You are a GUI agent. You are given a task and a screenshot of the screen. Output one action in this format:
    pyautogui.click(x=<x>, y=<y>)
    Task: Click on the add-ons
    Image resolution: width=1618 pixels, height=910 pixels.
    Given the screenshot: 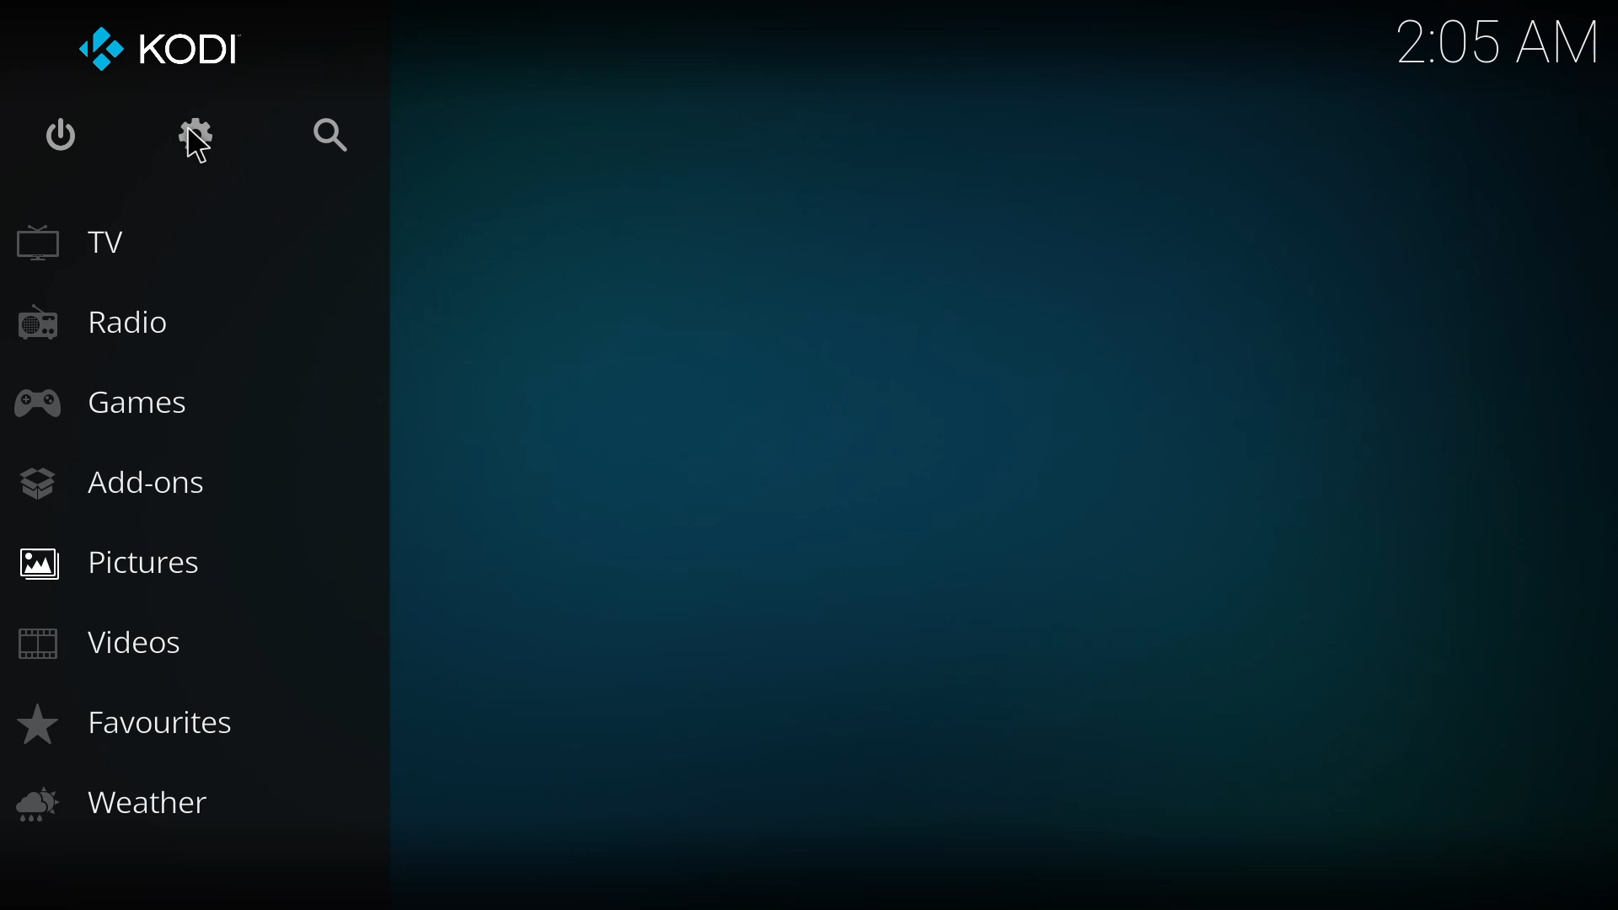 What is the action you would take?
    pyautogui.click(x=115, y=483)
    